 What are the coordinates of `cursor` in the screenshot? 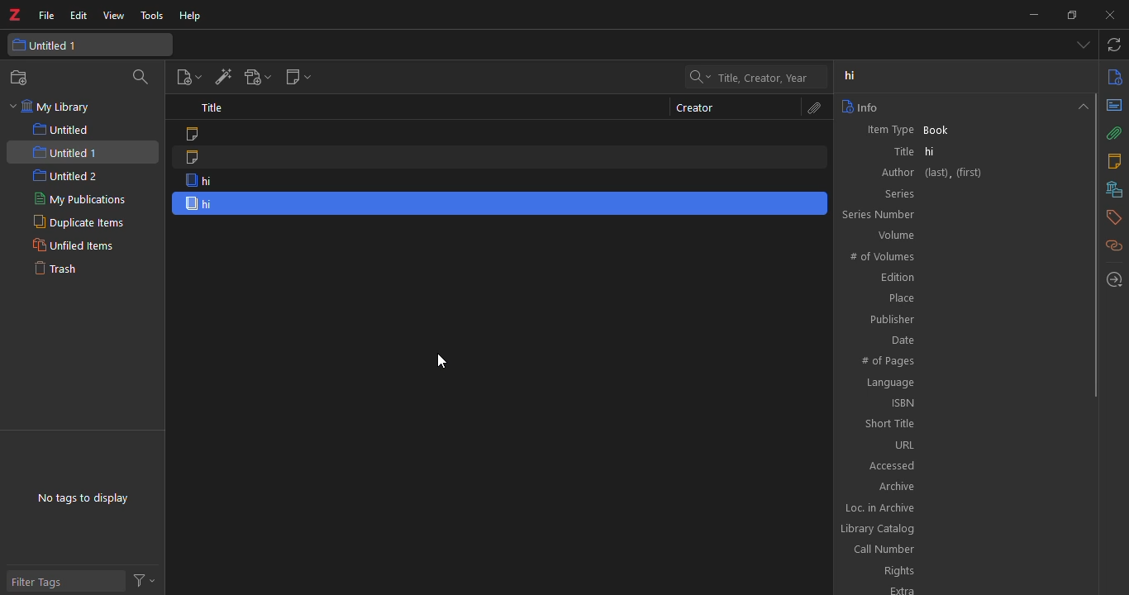 It's located at (441, 361).